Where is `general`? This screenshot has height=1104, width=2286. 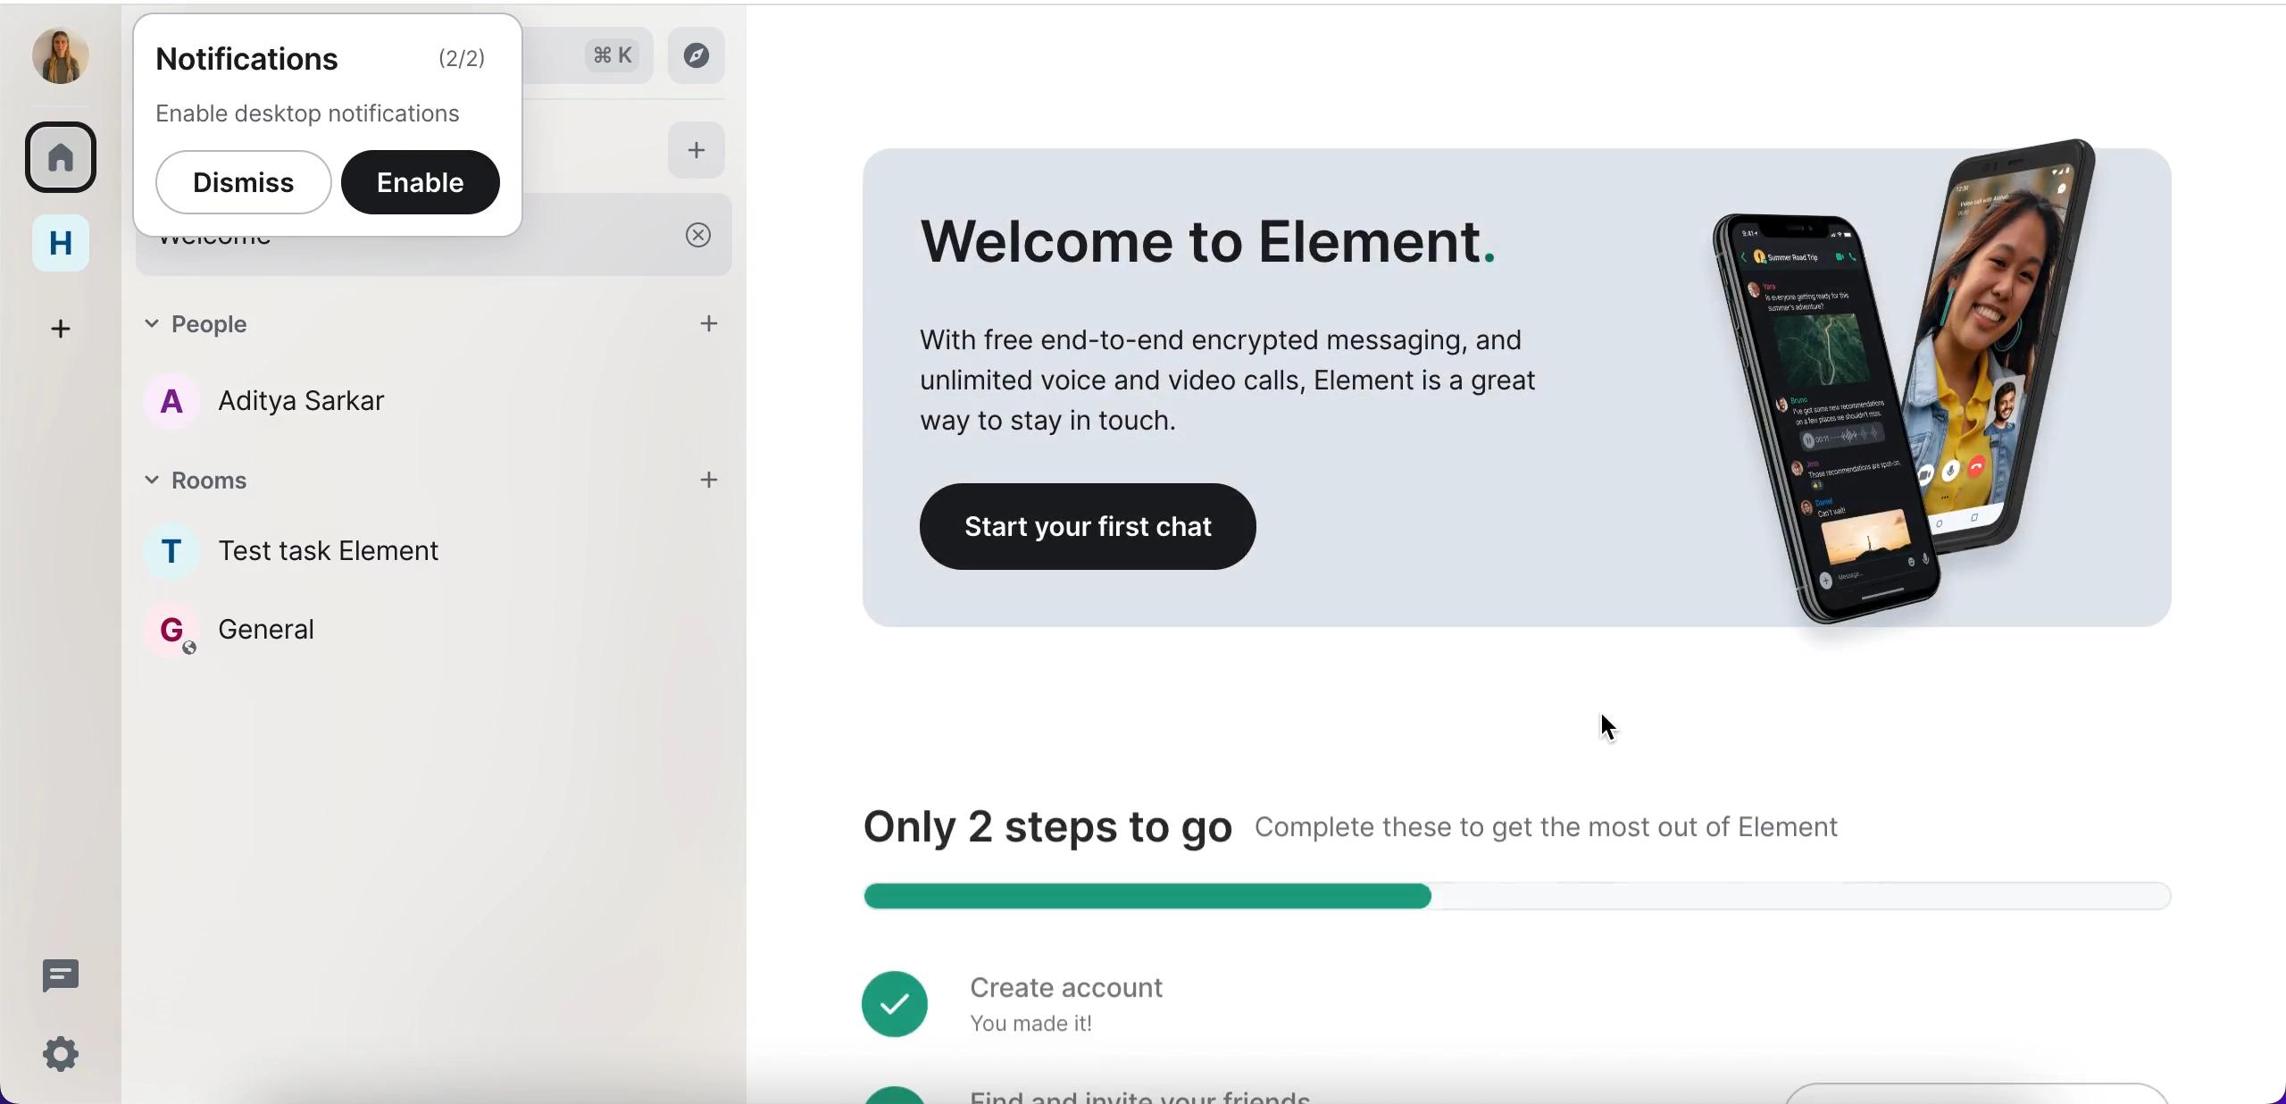 general is located at coordinates (278, 640).